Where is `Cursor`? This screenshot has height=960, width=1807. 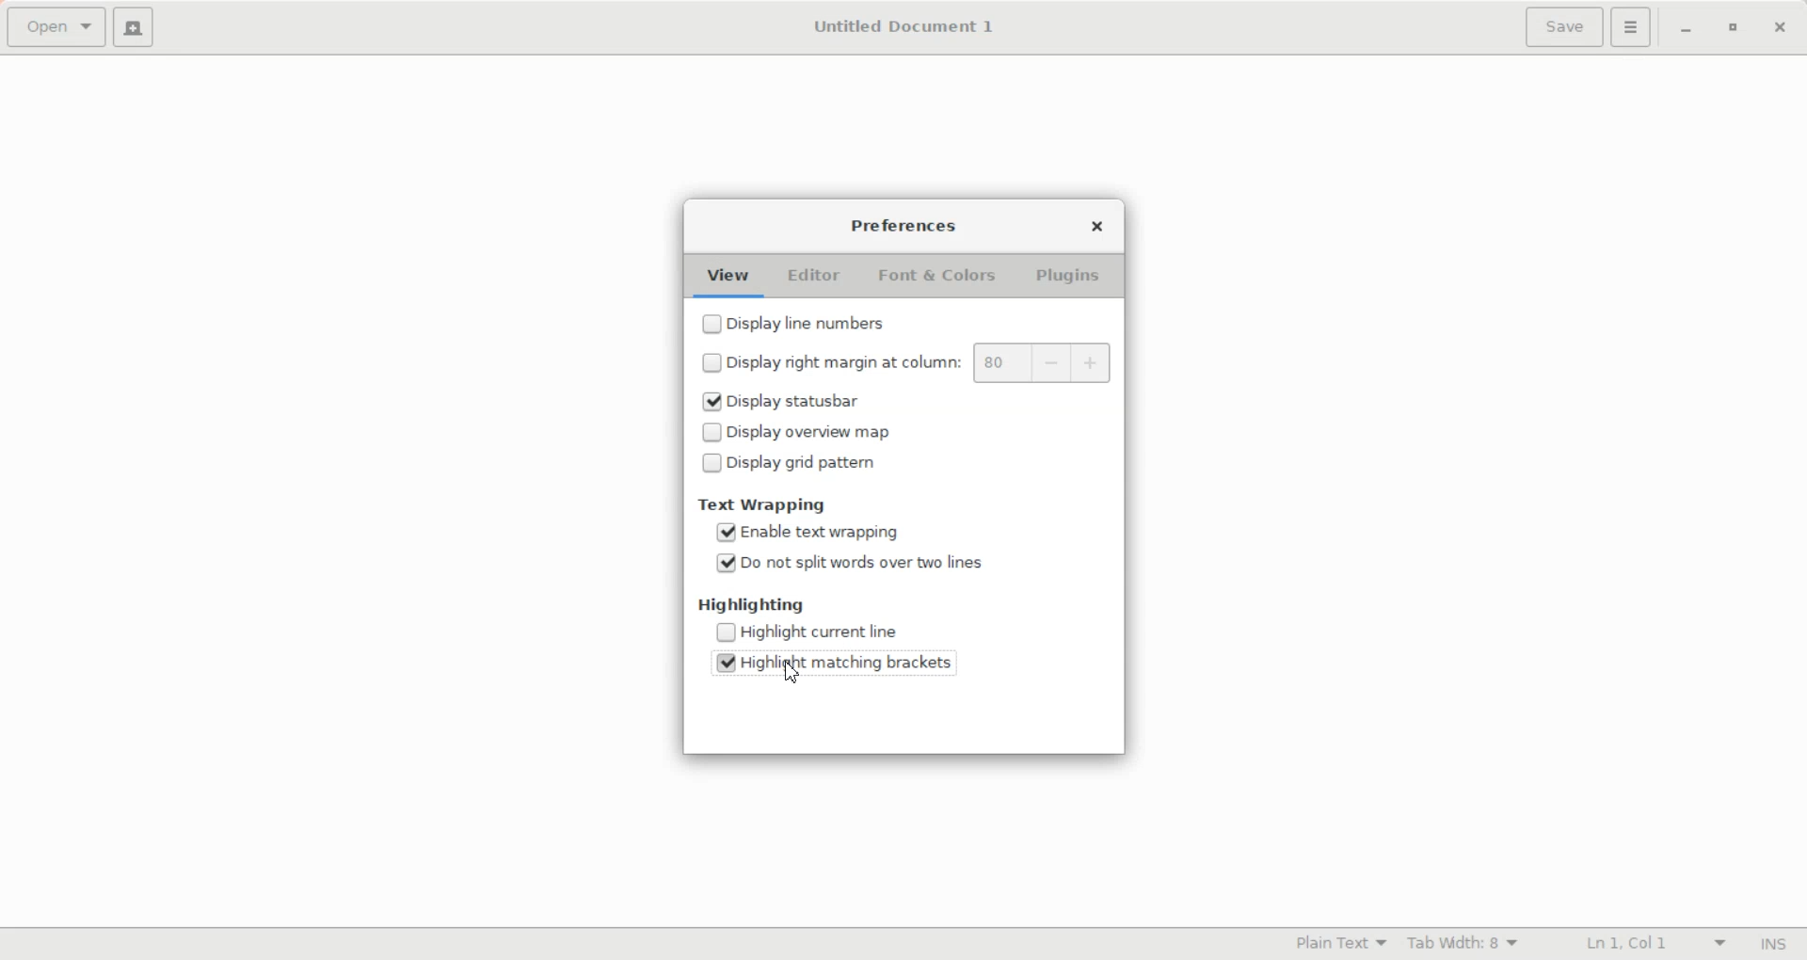
Cursor is located at coordinates (792, 673).